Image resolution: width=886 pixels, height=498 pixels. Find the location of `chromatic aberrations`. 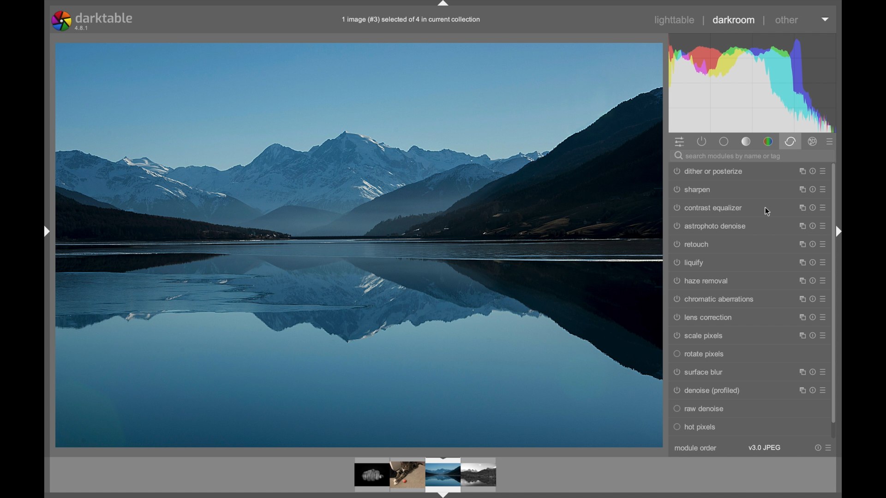

chromatic aberrations is located at coordinates (714, 299).